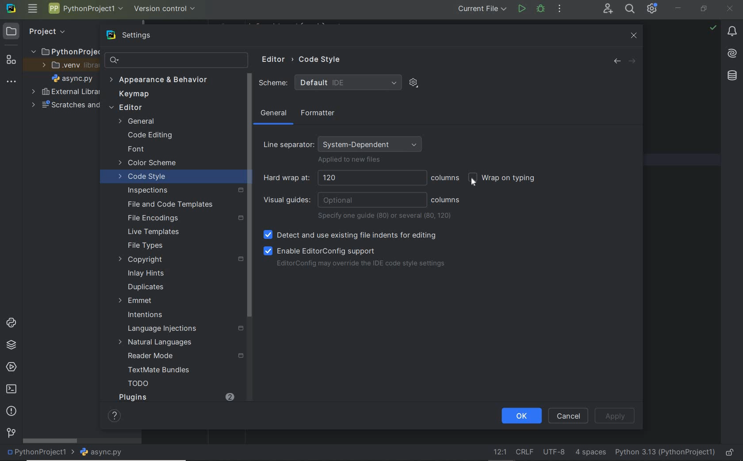  What do you see at coordinates (104, 452) in the screenshot?
I see `file name` at bounding box center [104, 452].